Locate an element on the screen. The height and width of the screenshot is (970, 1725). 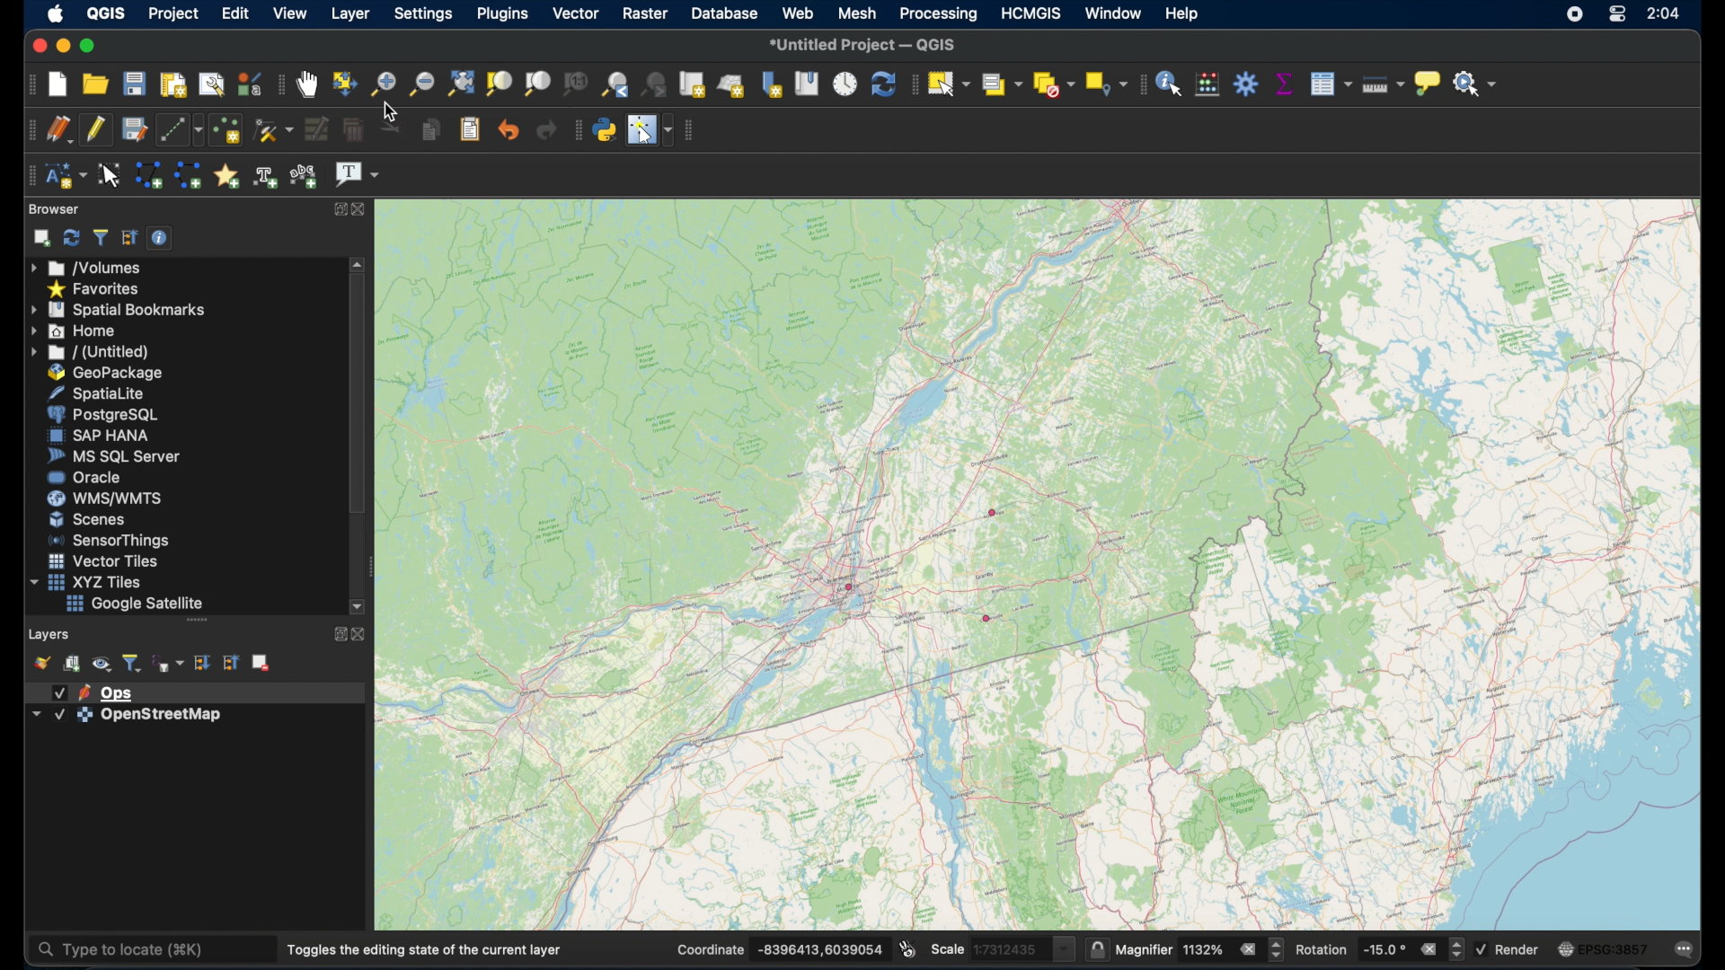
style manager is located at coordinates (249, 84).